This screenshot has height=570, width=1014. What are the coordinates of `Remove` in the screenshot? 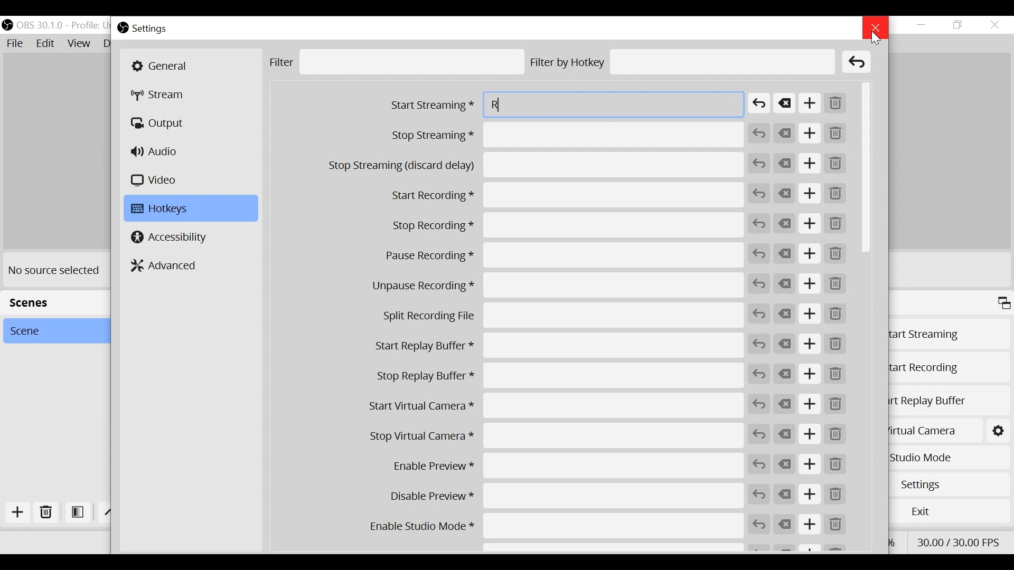 It's located at (835, 134).